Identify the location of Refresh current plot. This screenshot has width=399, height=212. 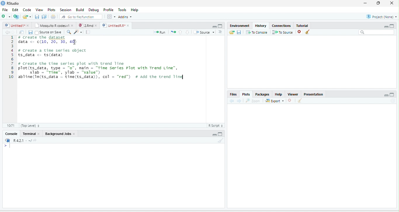
(393, 101).